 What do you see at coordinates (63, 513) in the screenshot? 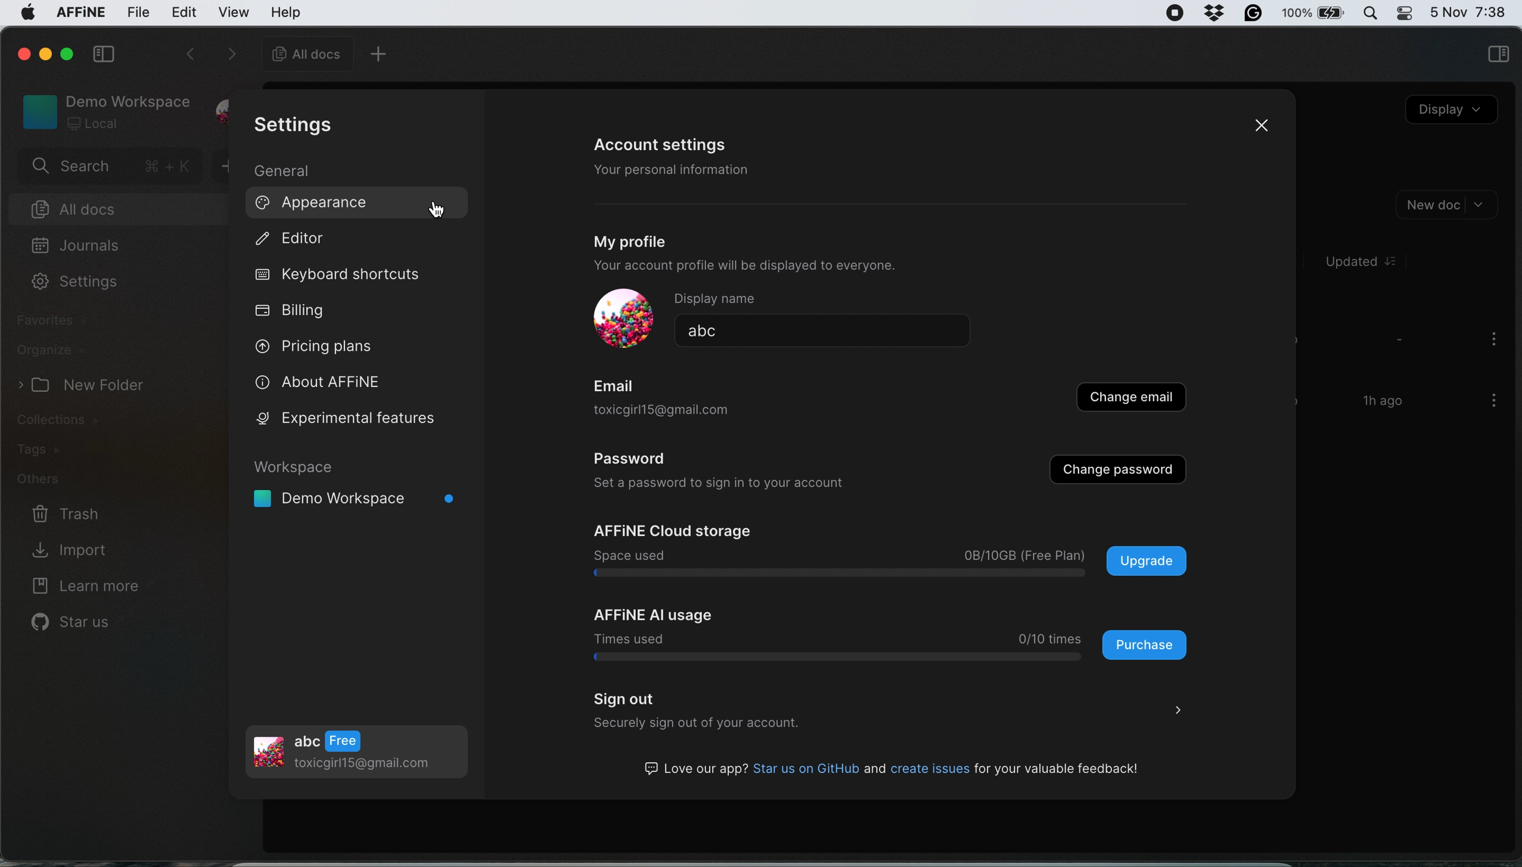
I see `trash` at bounding box center [63, 513].